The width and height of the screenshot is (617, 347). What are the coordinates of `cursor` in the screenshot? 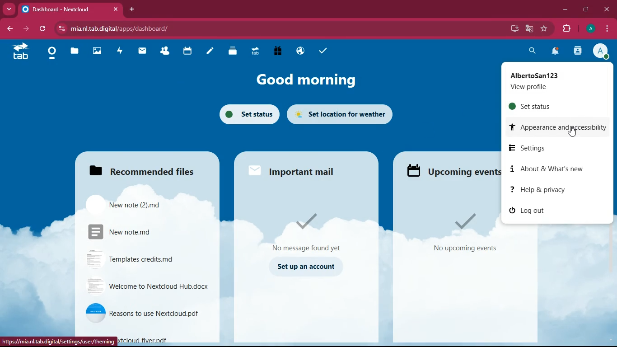 It's located at (572, 132).